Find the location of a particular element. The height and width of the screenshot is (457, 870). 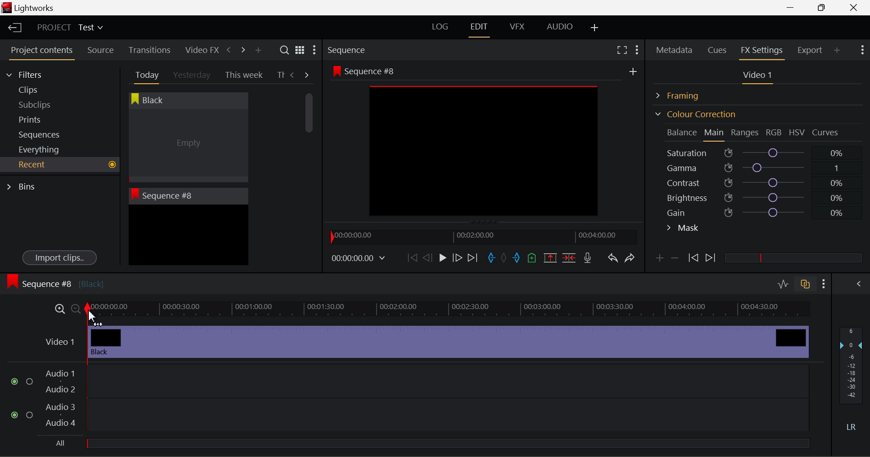

Full Screen is located at coordinates (622, 49).